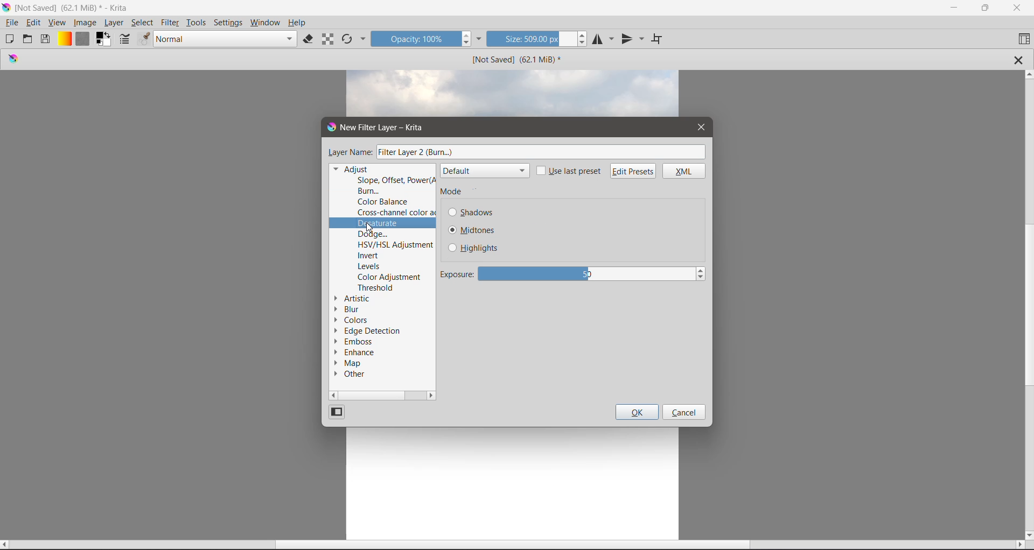 Image resolution: width=1034 pixels, height=550 pixels. Describe the element at coordinates (591, 273) in the screenshot. I see `50` at that location.